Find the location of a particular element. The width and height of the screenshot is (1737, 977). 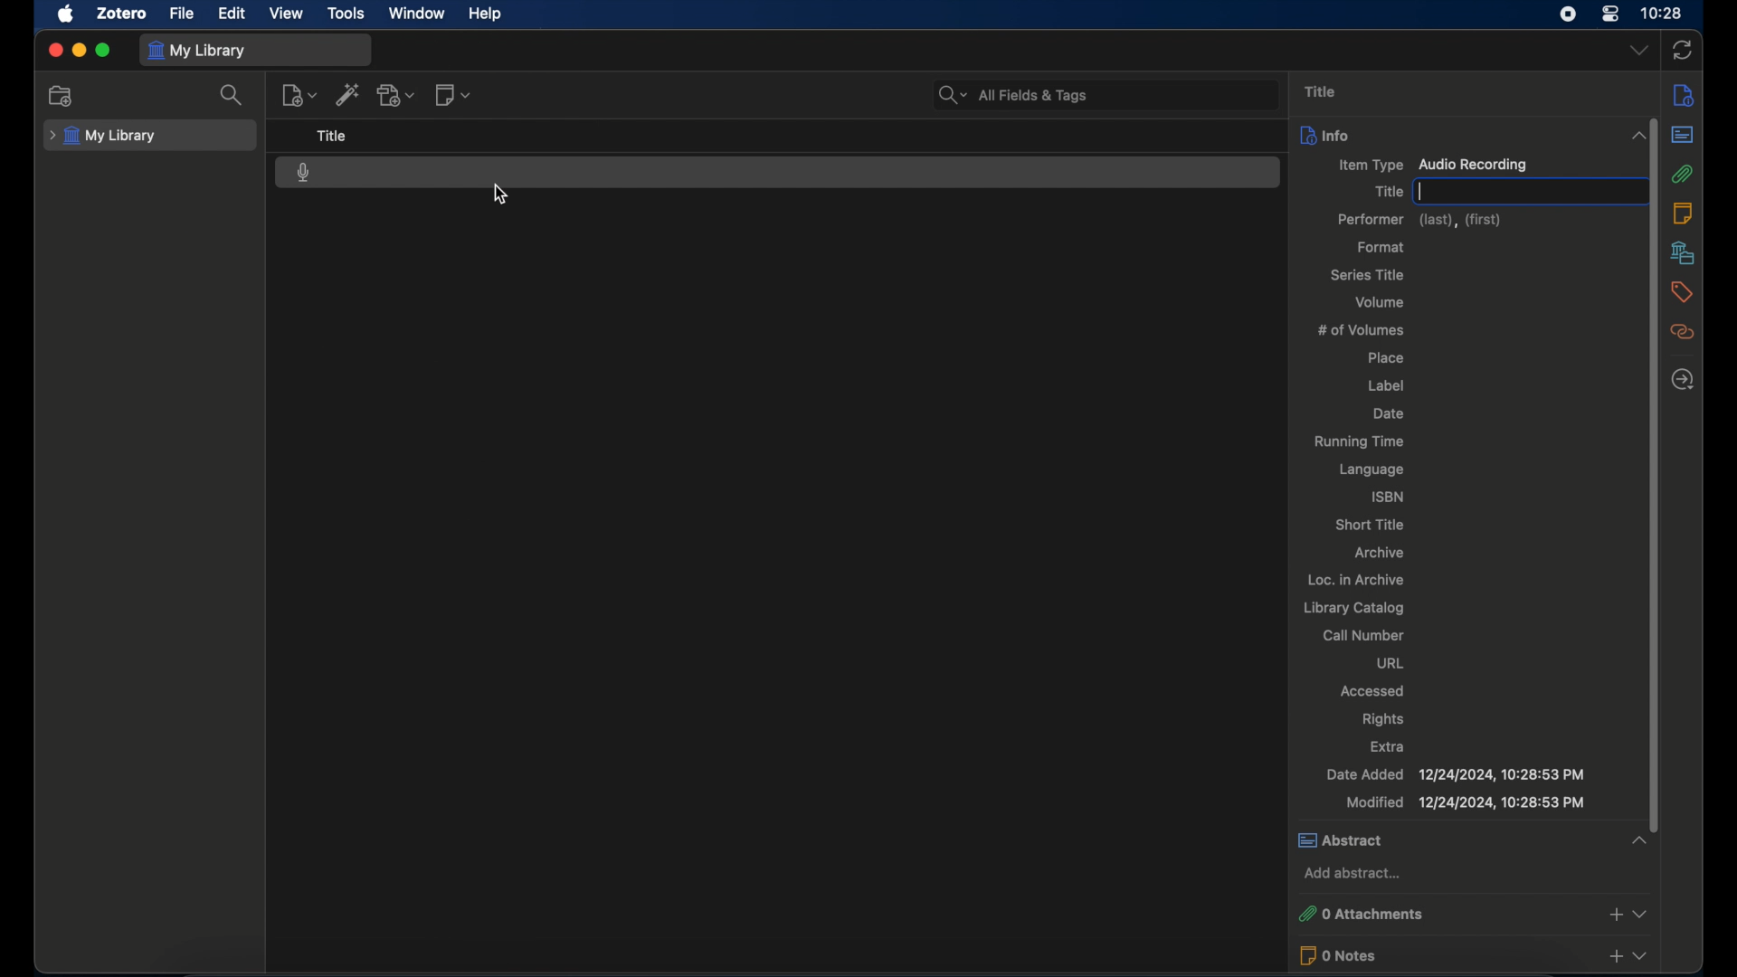

minimize is located at coordinates (78, 50).